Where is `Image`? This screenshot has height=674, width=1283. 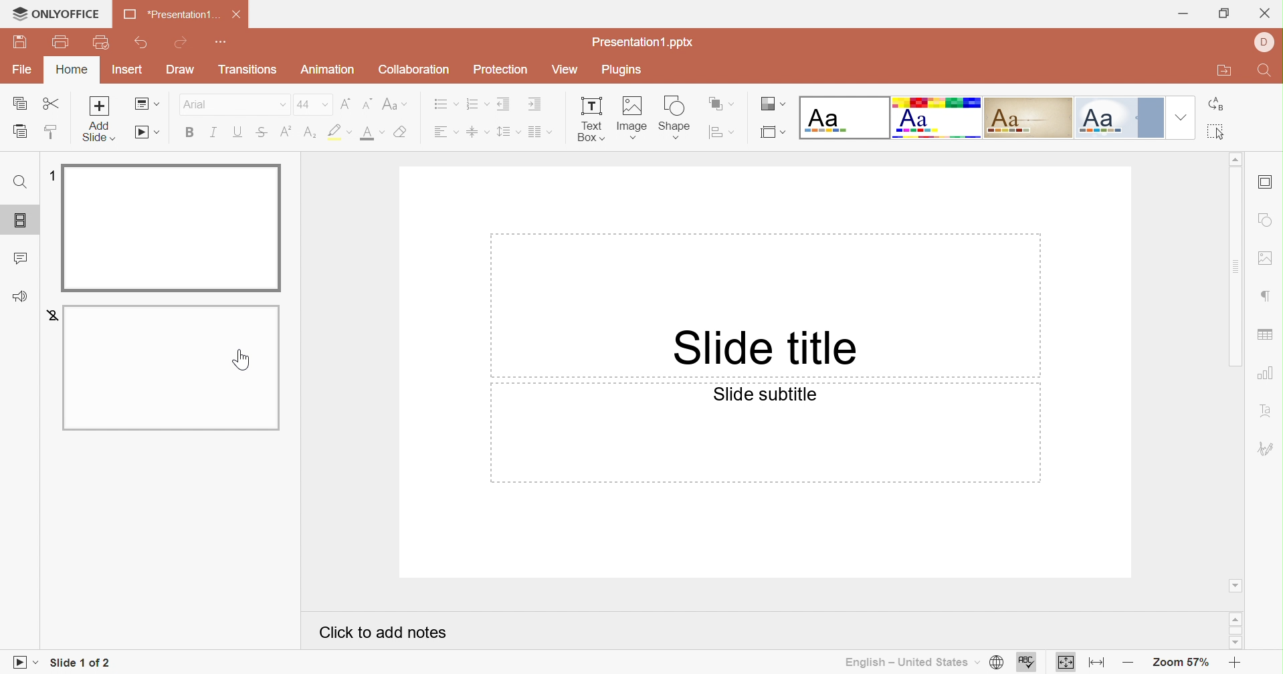
Image is located at coordinates (635, 118).